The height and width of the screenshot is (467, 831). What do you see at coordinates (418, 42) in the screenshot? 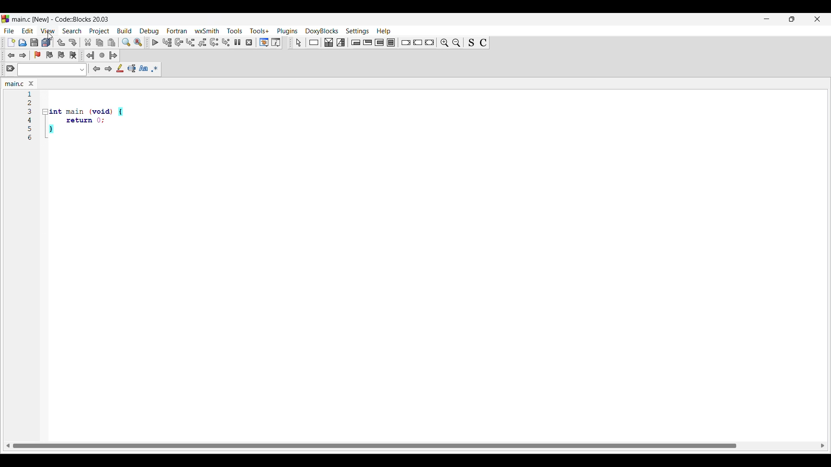
I see `Continue instruction` at bounding box center [418, 42].